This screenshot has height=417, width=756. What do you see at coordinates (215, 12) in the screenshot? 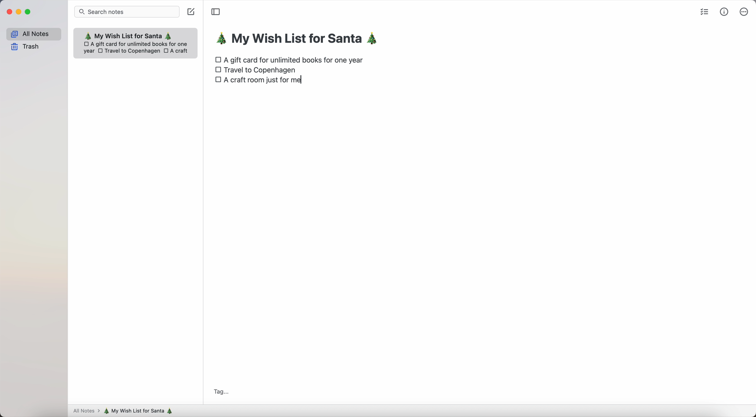
I see `toggle sidebar` at bounding box center [215, 12].